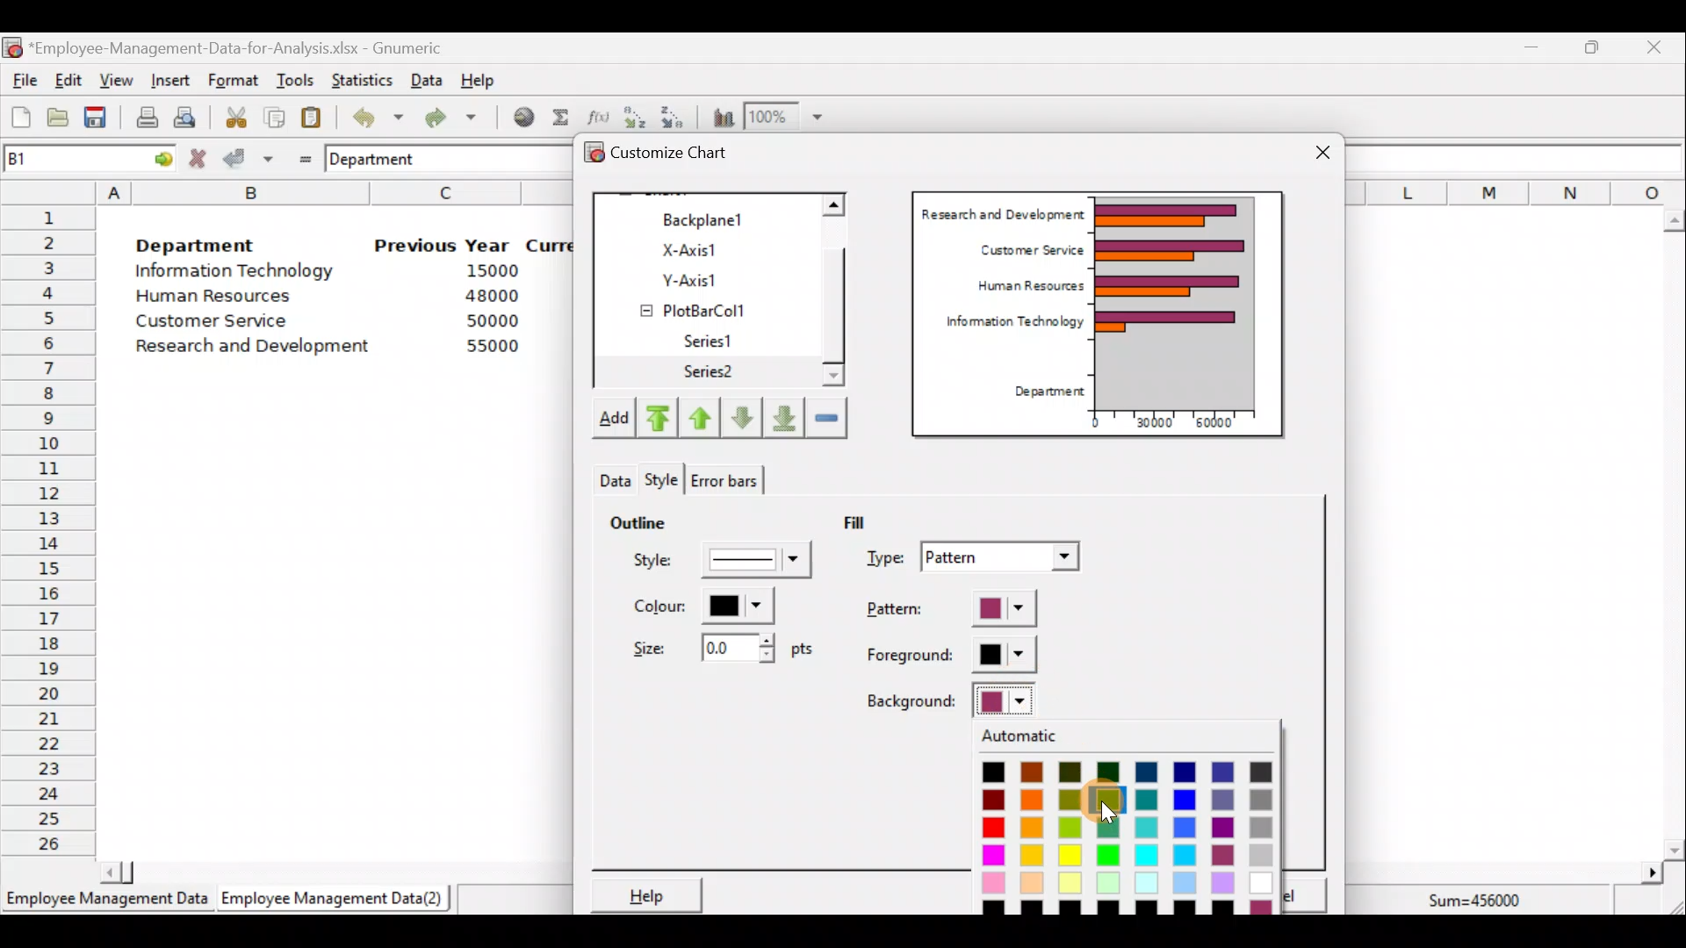 The height and width of the screenshot is (948, 1686). Describe the element at coordinates (1674, 535) in the screenshot. I see `Scroll bar` at that location.